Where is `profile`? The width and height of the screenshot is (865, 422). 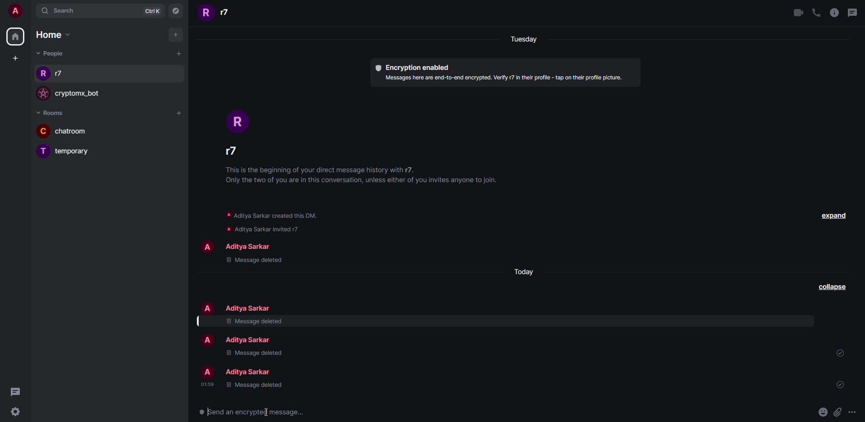
profile is located at coordinates (238, 119).